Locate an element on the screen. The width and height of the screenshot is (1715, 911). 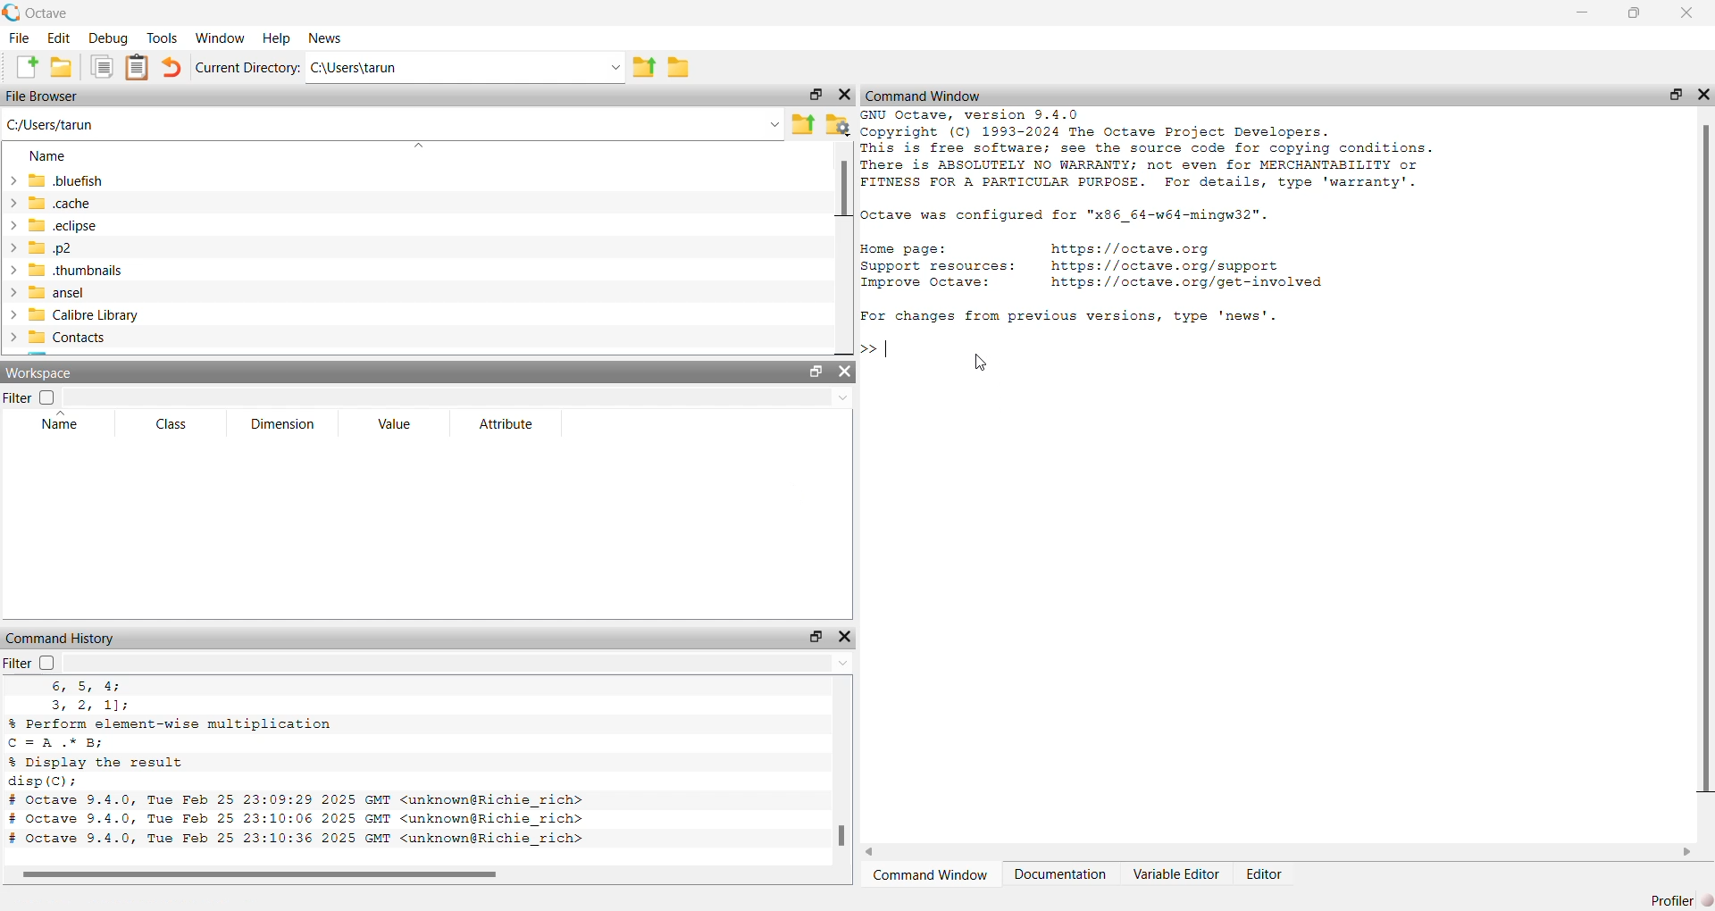
Current Directory: is located at coordinates (249, 69).